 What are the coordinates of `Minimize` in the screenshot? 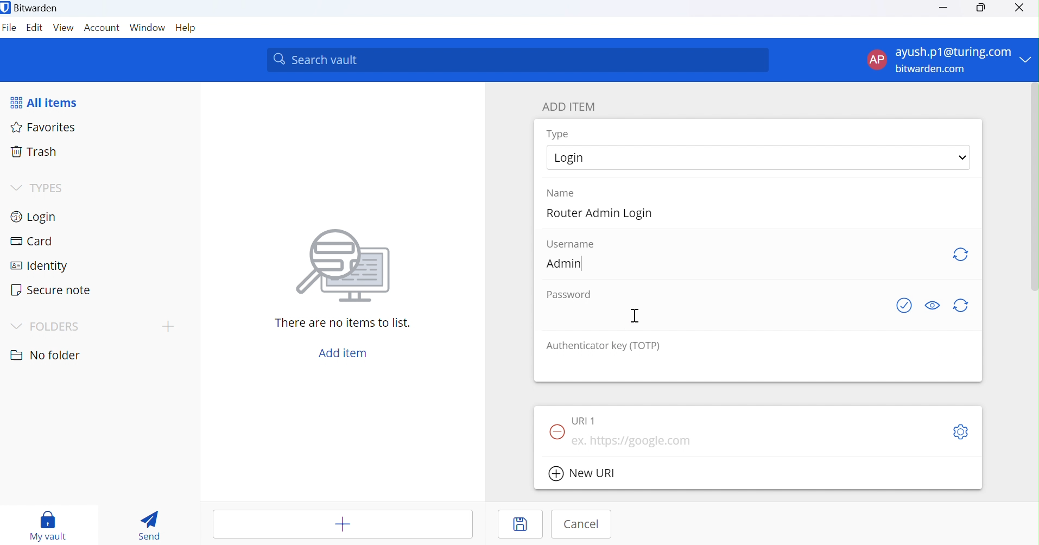 It's located at (944, 8).